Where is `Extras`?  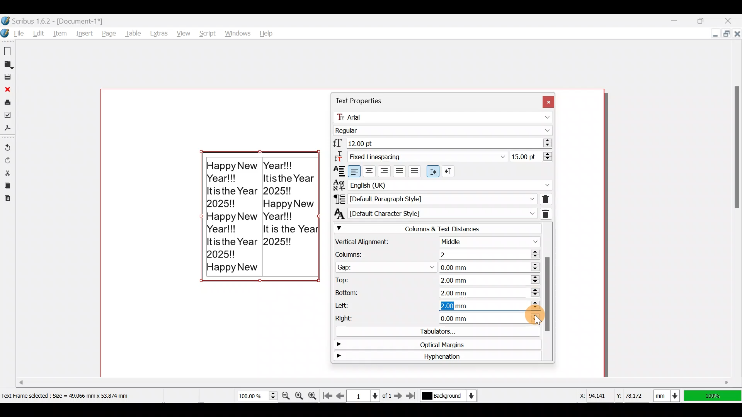
Extras is located at coordinates (160, 33).